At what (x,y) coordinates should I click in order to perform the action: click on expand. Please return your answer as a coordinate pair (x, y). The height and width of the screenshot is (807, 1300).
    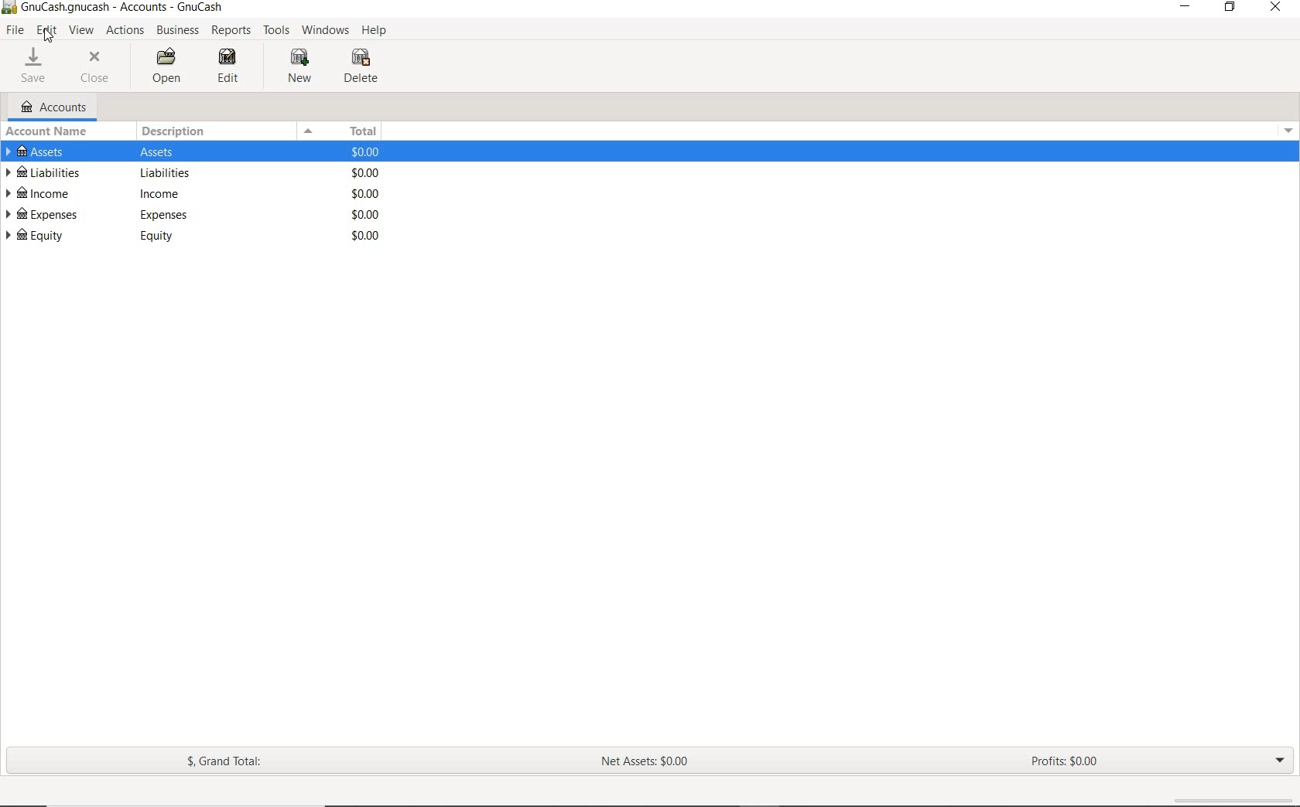
    Looking at the image, I should click on (1286, 128).